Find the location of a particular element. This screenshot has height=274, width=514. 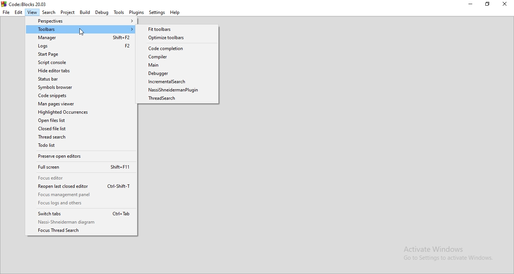

Closed file list is located at coordinates (82, 129).